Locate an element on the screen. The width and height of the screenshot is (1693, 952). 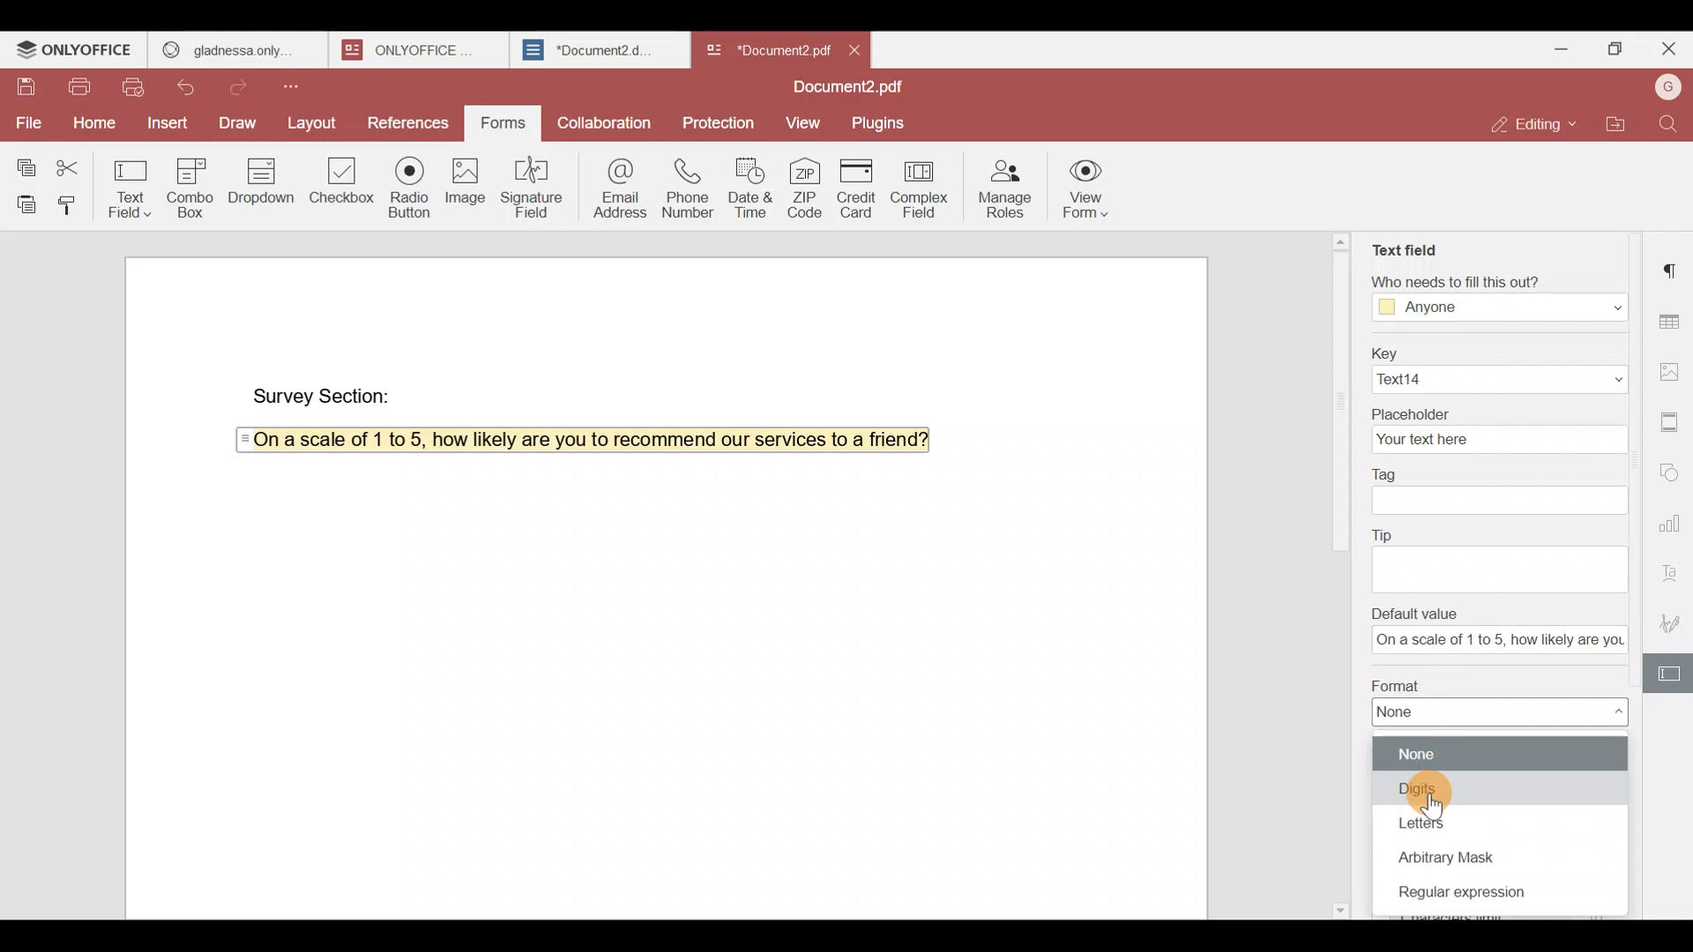
Text field is located at coordinates (131, 184).